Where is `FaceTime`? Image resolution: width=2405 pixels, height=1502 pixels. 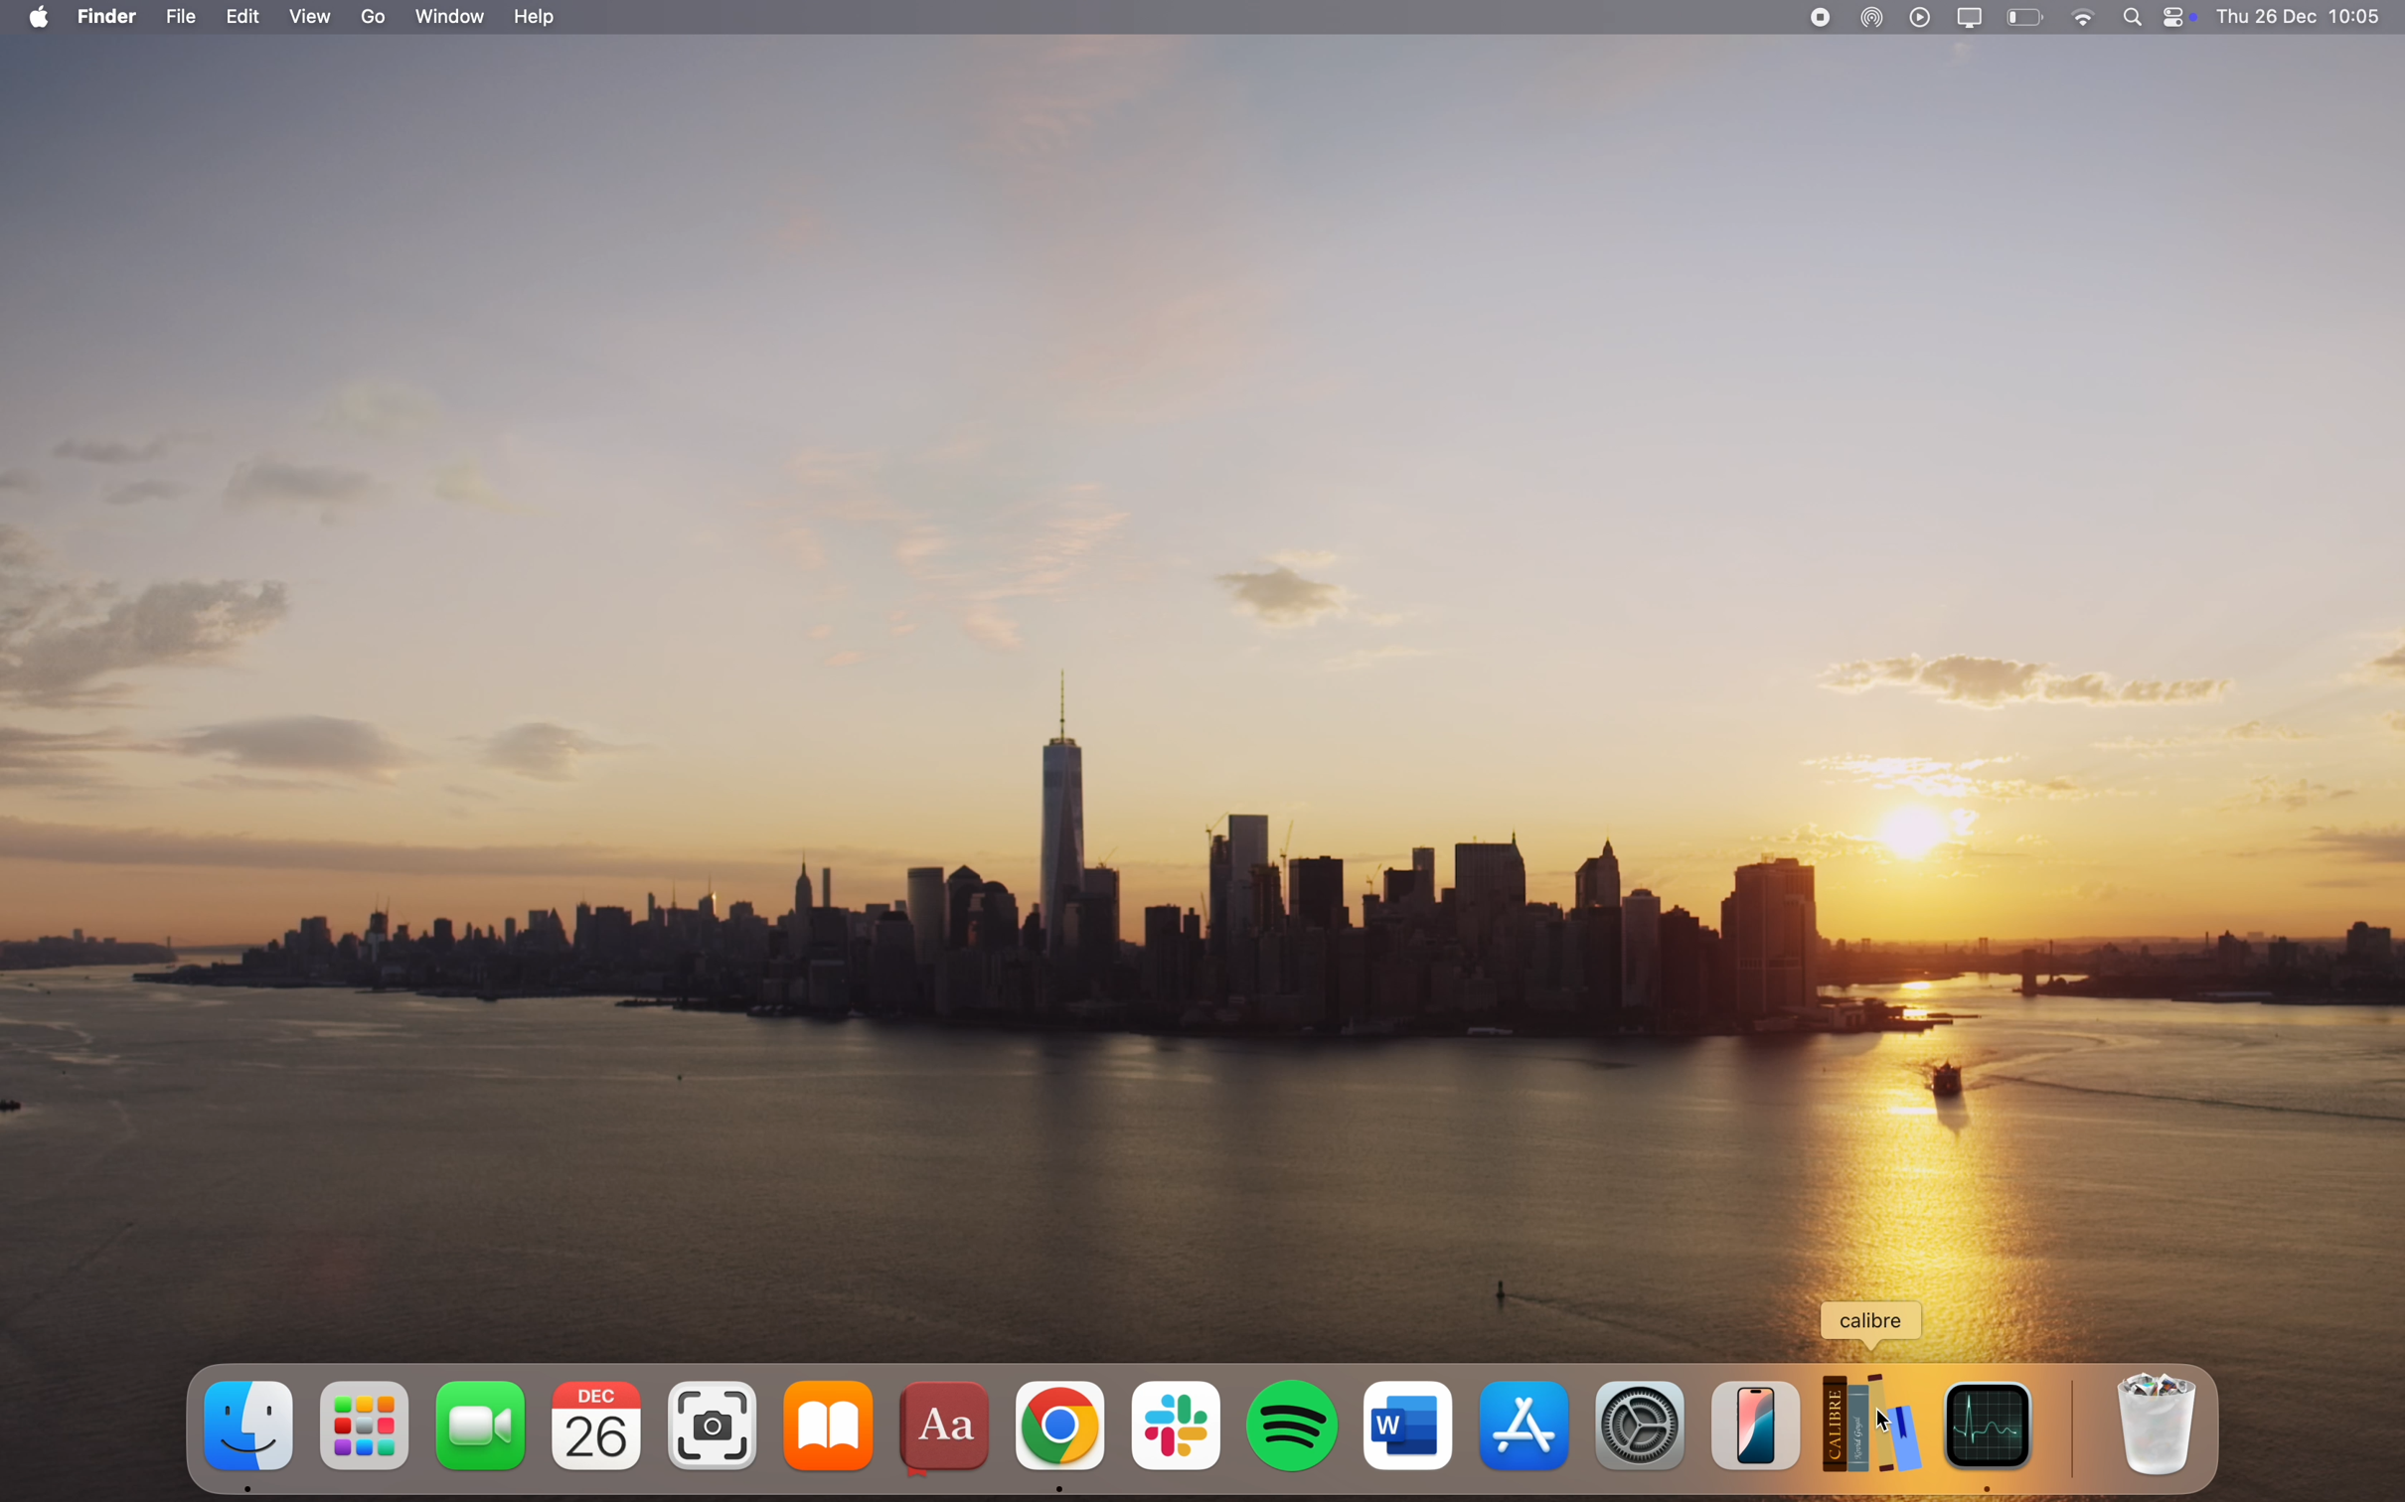
FaceTime is located at coordinates (477, 1420).